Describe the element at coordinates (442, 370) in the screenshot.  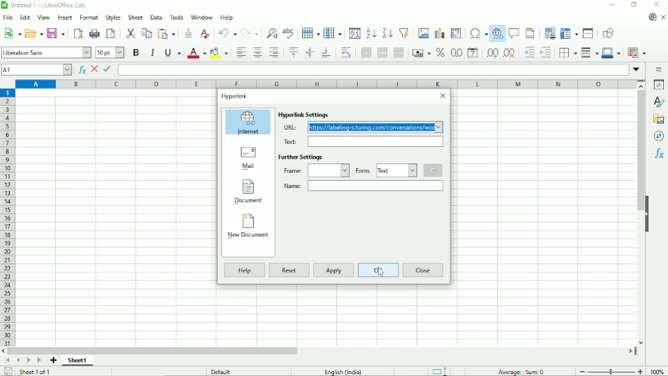
I see `Standard selection` at that location.